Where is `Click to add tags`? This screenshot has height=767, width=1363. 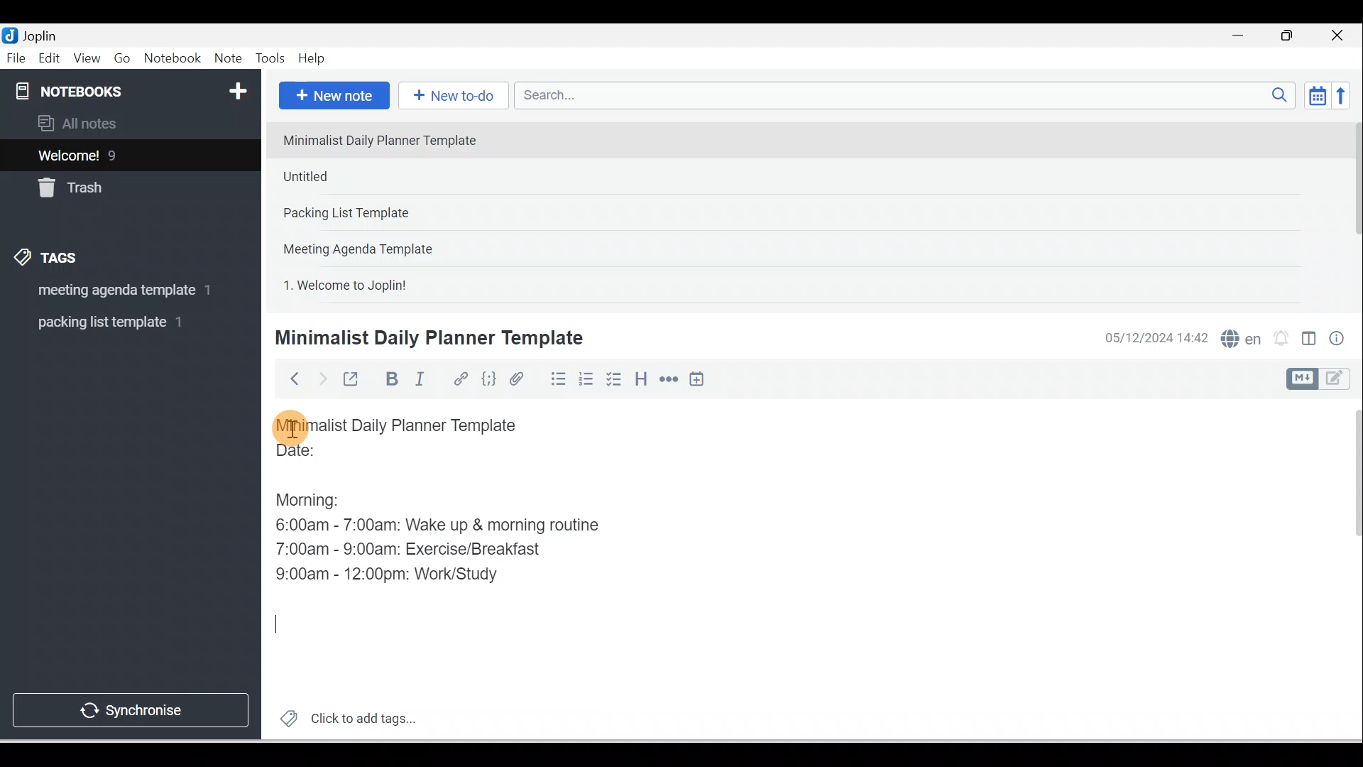 Click to add tags is located at coordinates (342, 717).